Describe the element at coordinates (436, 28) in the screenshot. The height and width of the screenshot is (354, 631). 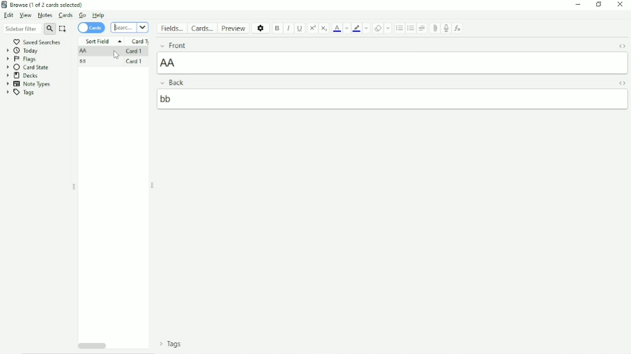
I see `Attach picture/audio/video` at that location.